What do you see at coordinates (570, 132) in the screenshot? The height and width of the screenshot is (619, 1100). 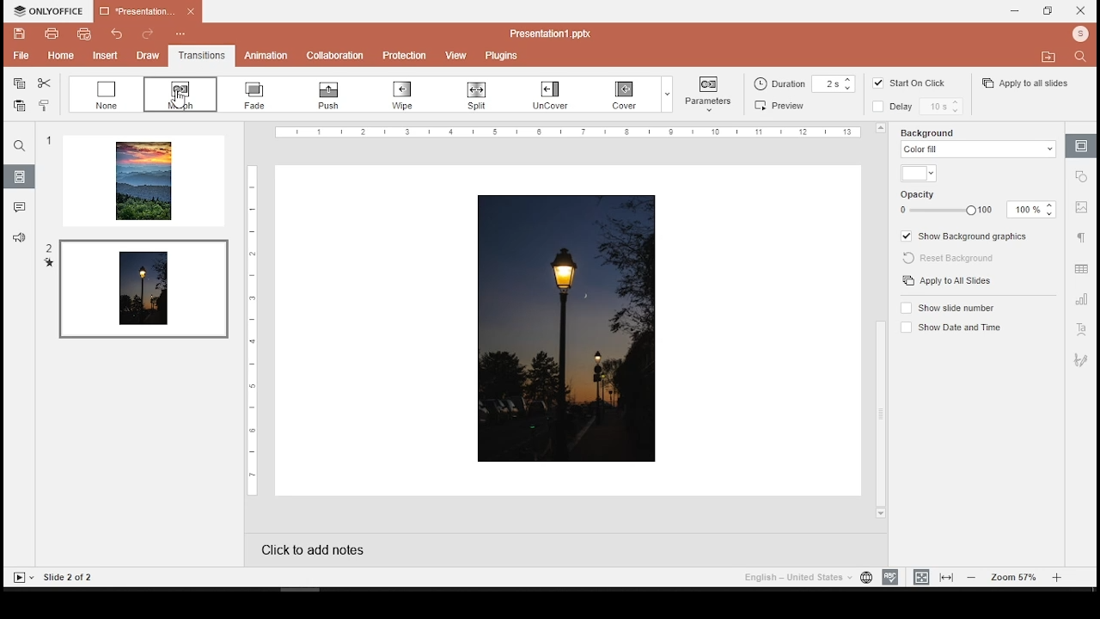 I see `ruler` at bounding box center [570, 132].